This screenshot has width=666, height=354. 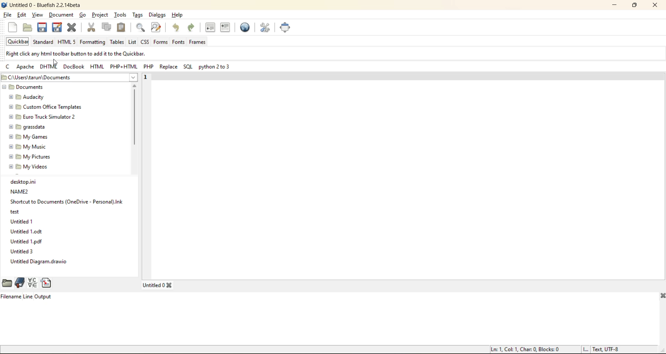 What do you see at coordinates (18, 41) in the screenshot?
I see `quickbar` at bounding box center [18, 41].